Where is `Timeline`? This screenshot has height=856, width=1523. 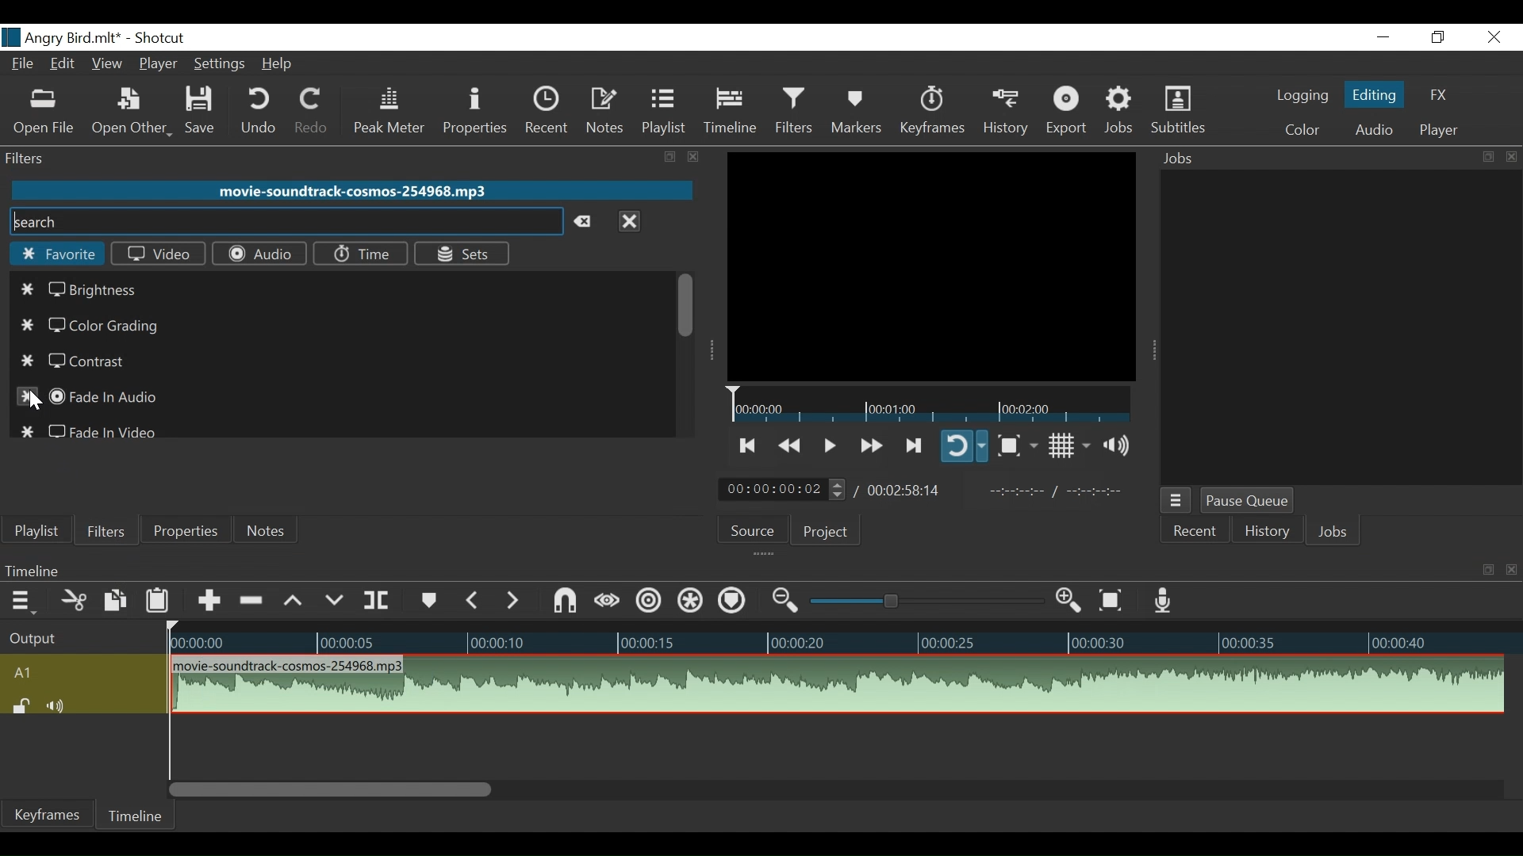
Timeline is located at coordinates (838, 637).